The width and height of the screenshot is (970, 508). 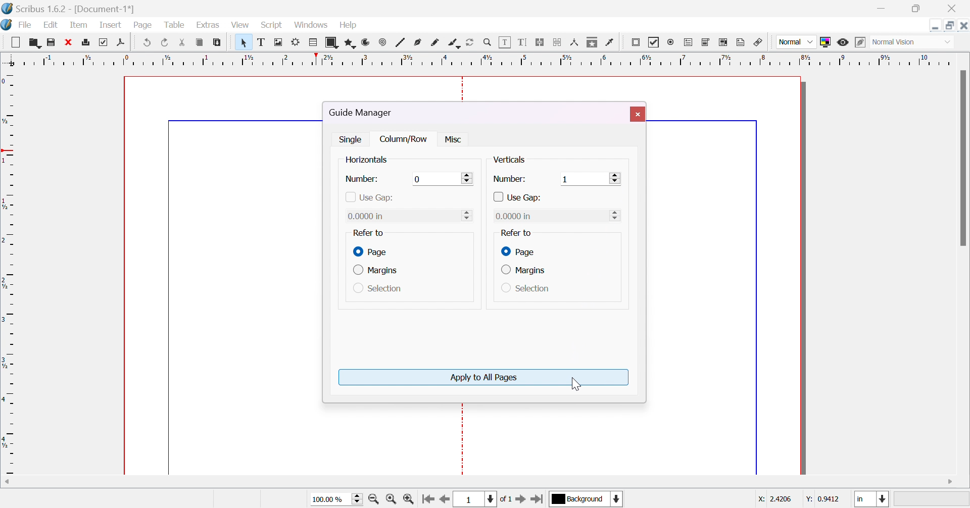 What do you see at coordinates (363, 179) in the screenshot?
I see `number` at bounding box center [363, 179].